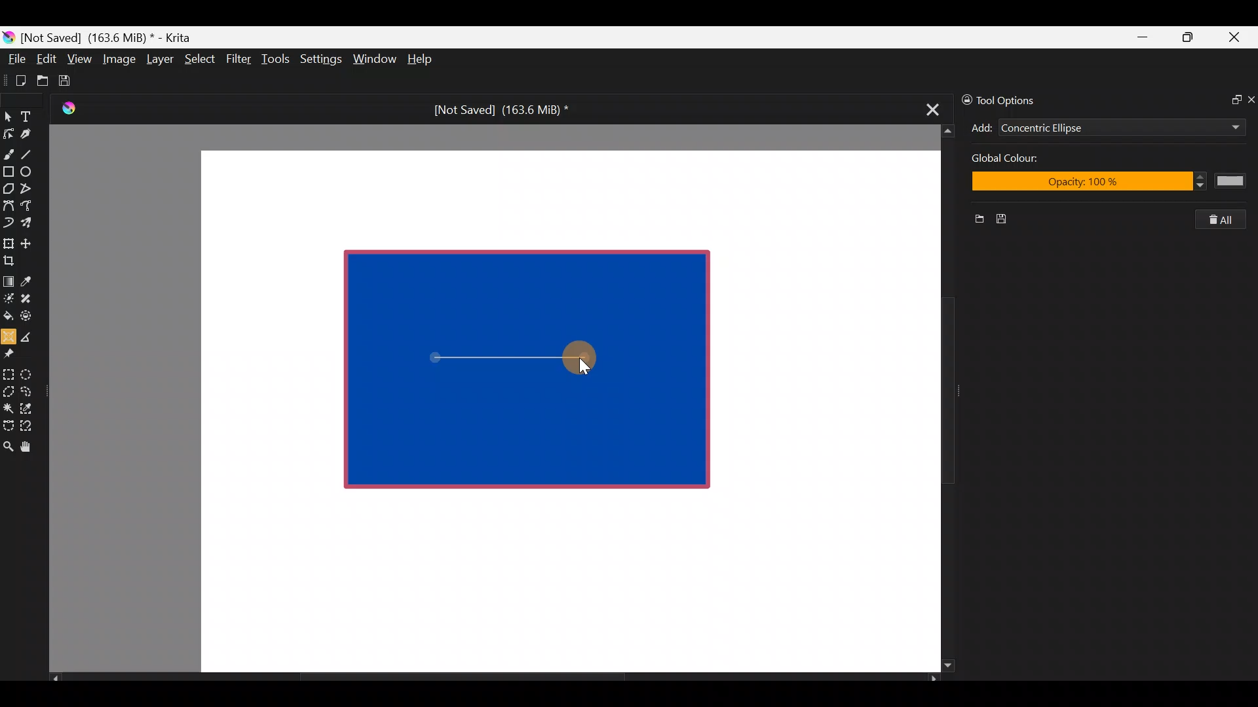  What do you see at coordinates (1082, 129) in the screenshot?
I see `Concentric Ellipse` at bounding box center [1082, 129].